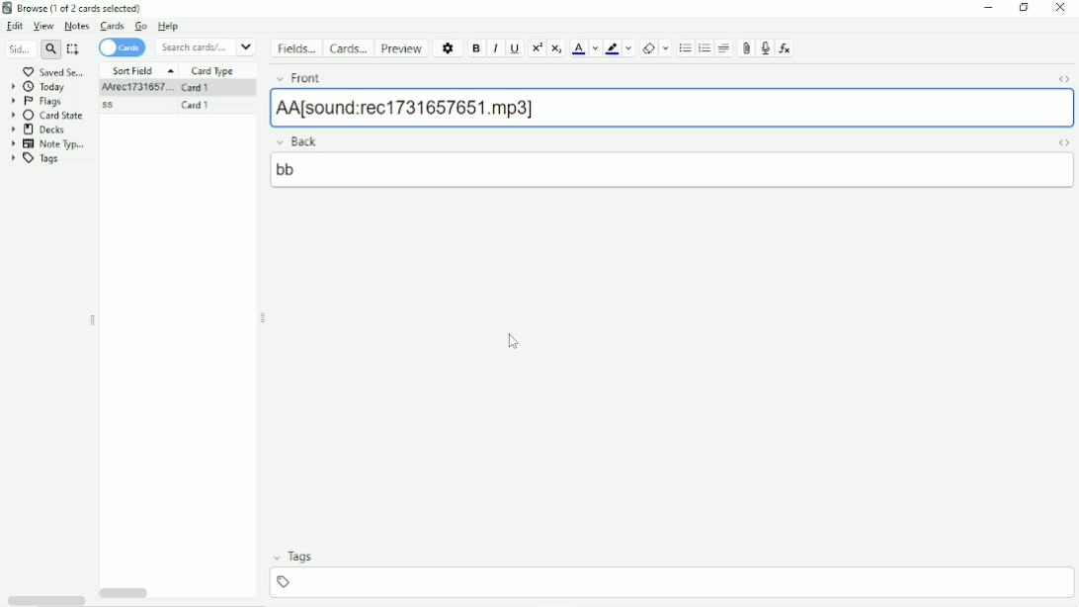 The image size is (1079, 607). I want to click on Card 1, so click(198, 88).